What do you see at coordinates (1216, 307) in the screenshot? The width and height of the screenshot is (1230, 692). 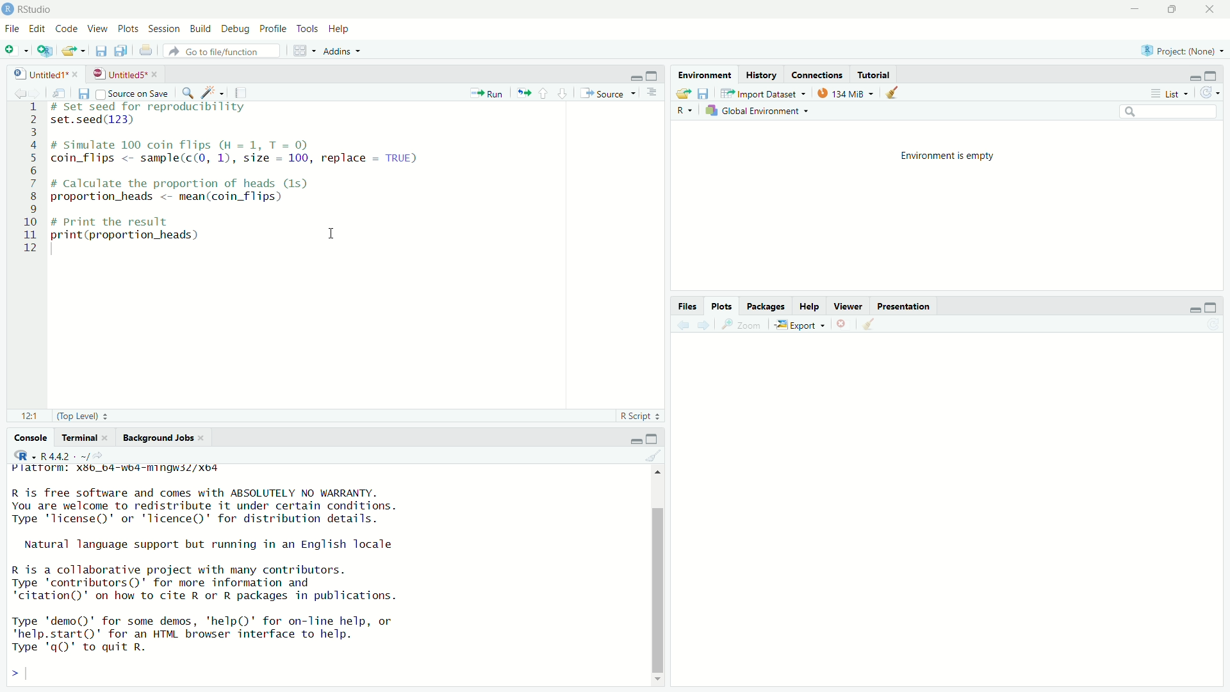 I see `maximize` at bounding box center [1216, 307].